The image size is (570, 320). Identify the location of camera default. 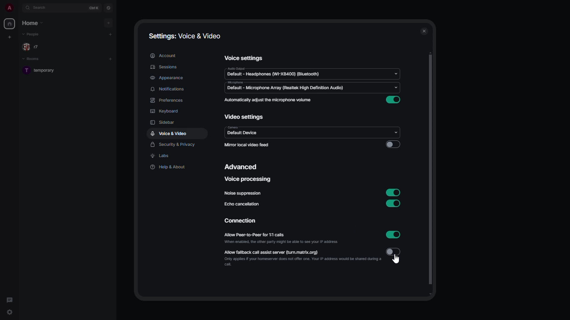
(242, 132).